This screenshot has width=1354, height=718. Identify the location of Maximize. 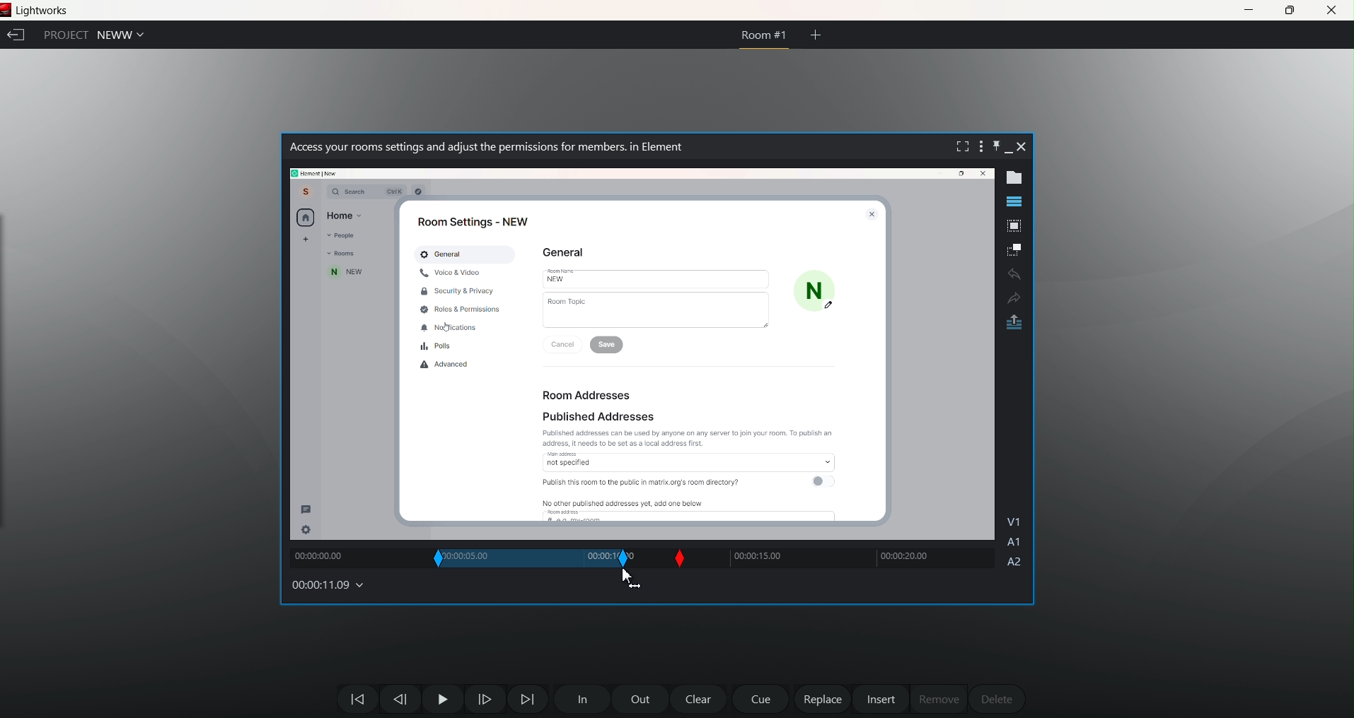
(959, 175).